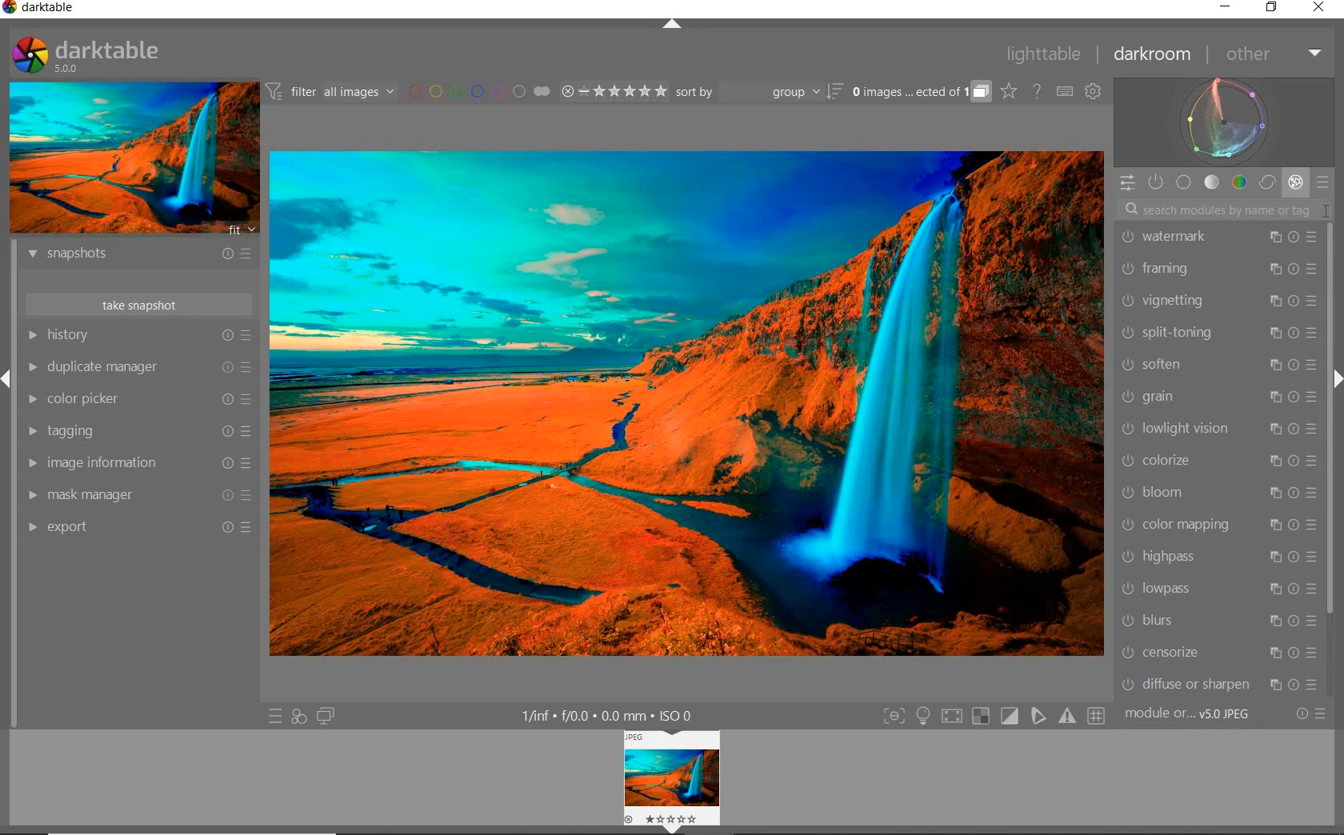  Describe the element at coordinates (1218, 429) in the screenshot. I see `lowlight vision` at that location.